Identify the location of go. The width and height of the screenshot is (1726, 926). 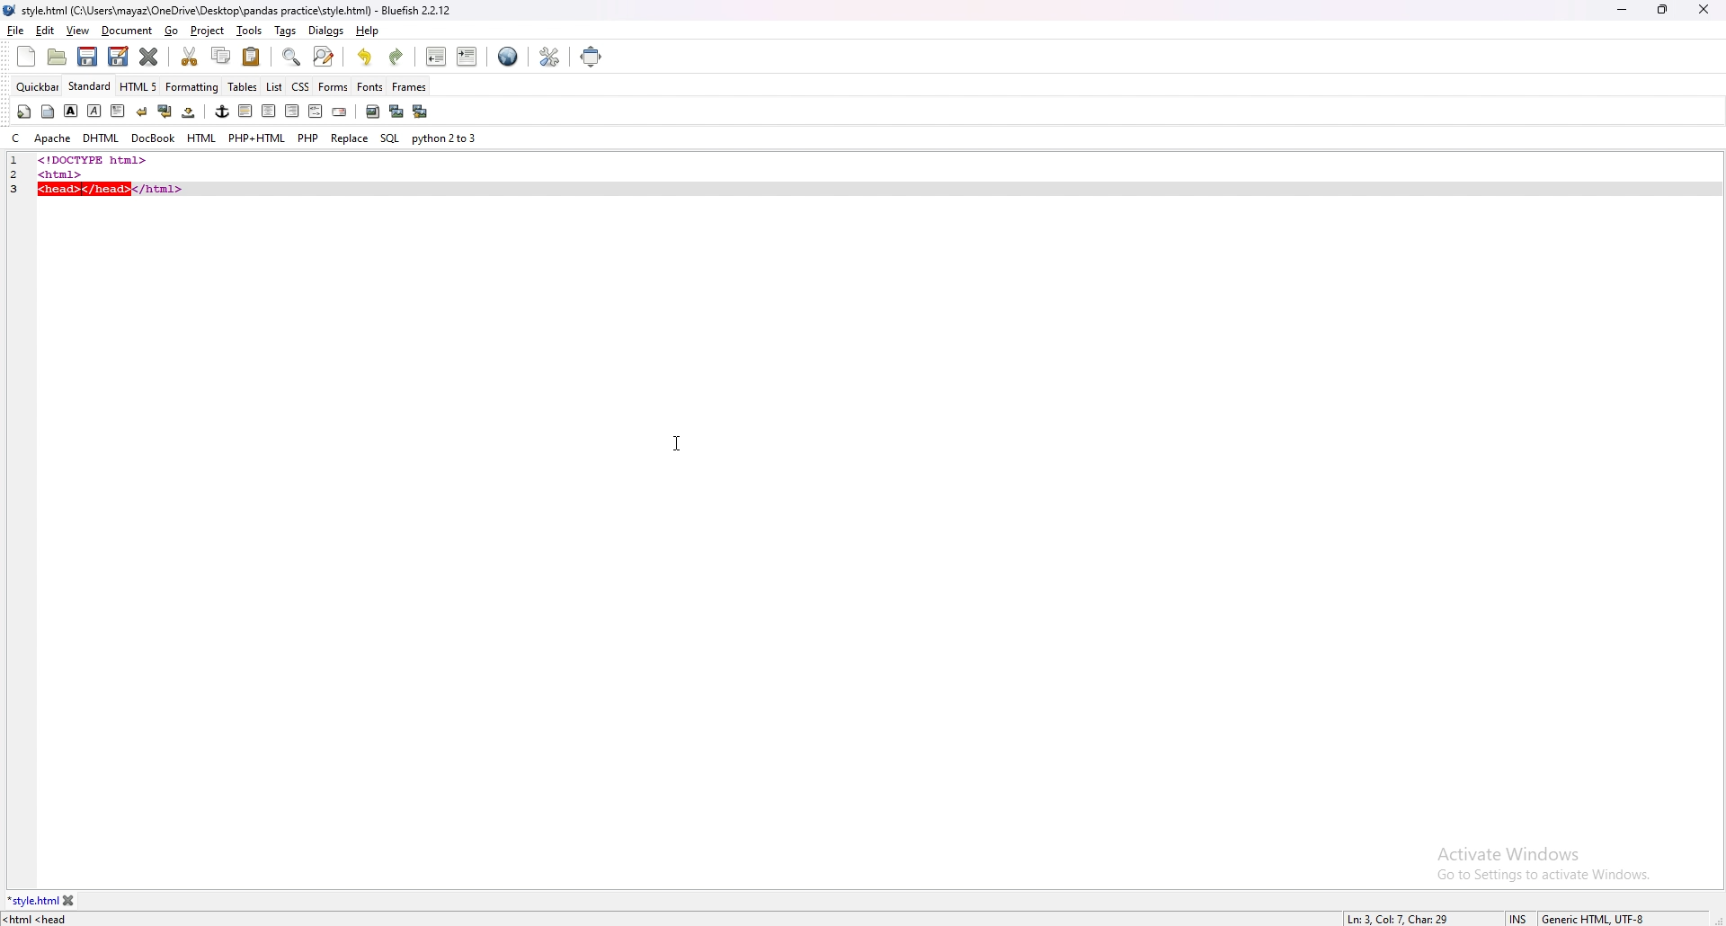
(173, 31).